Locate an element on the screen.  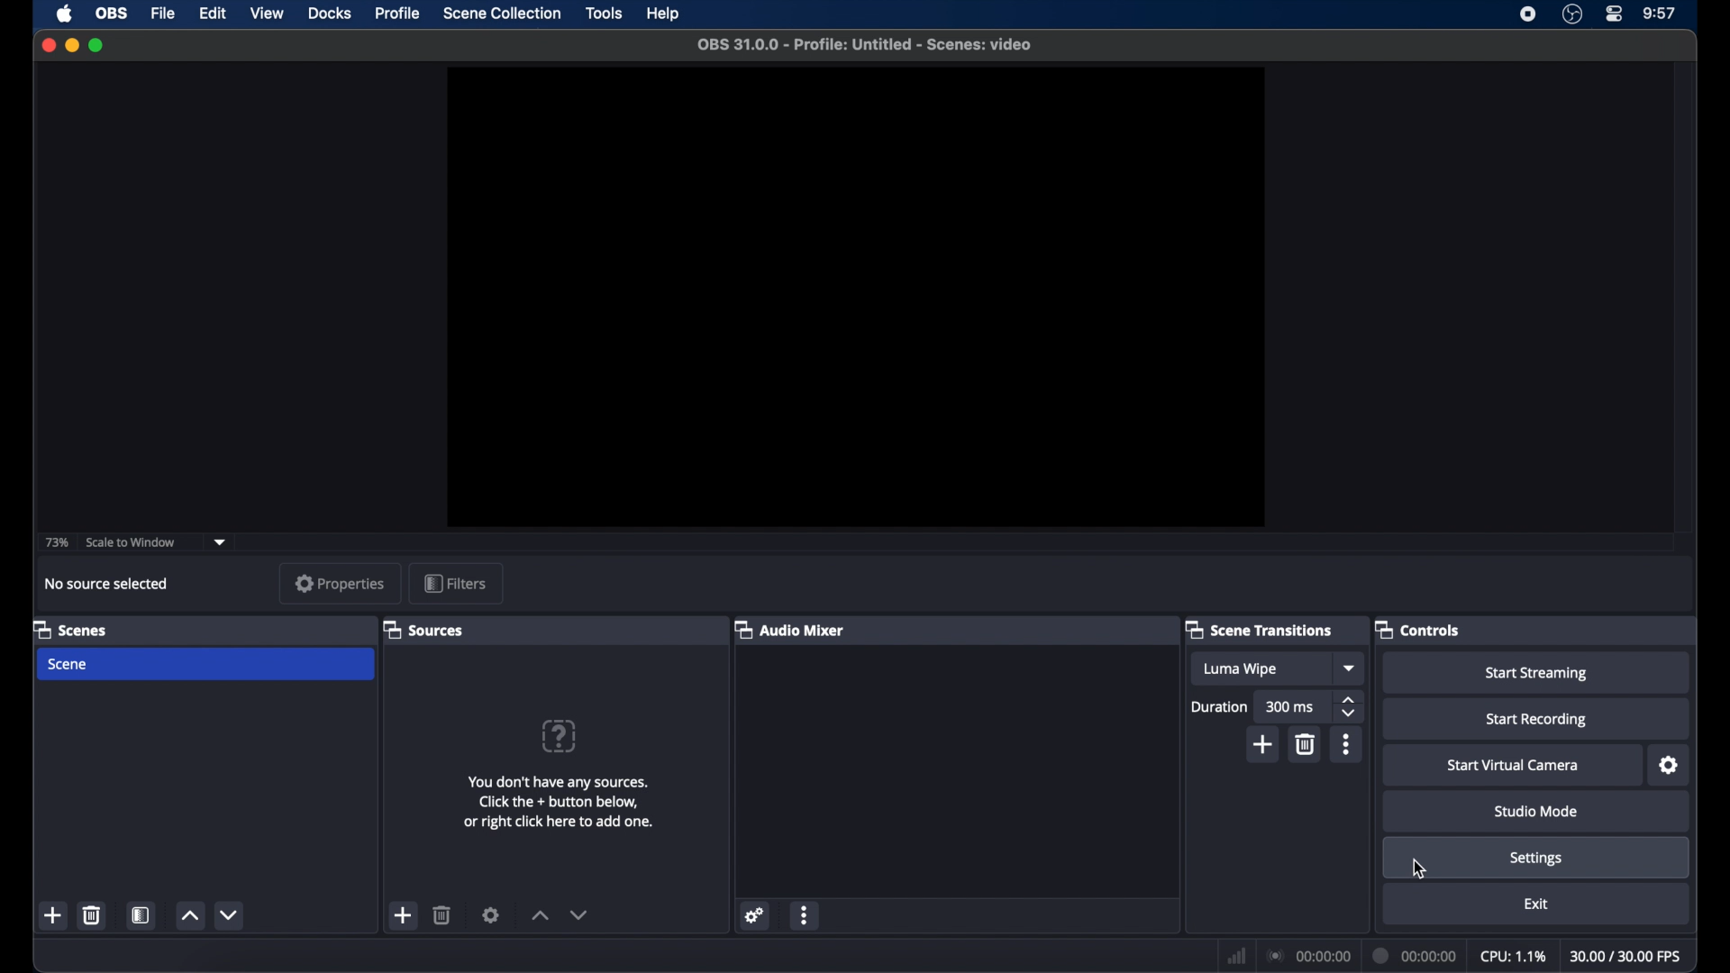
300 ms is located at coordinates (1291, 707).